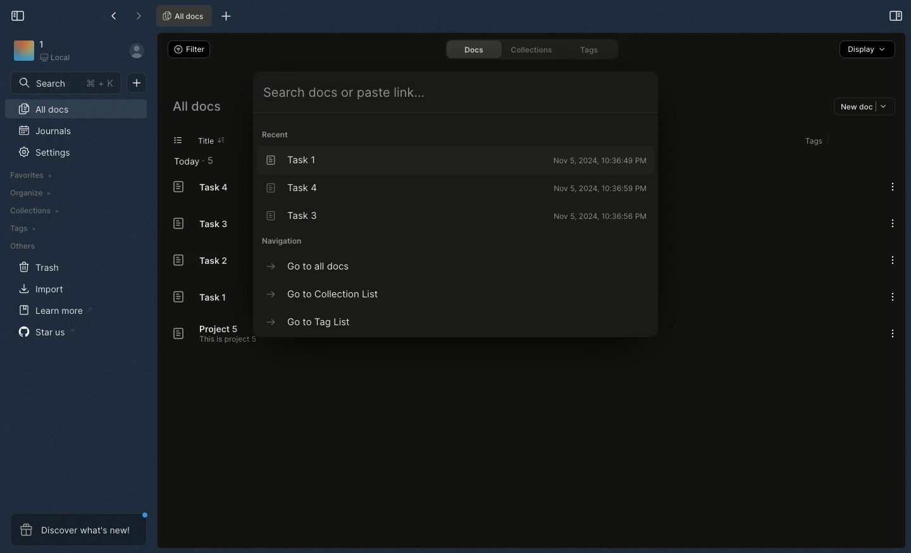 This screenshot has height=553, width=911. Describe the element at coordinates (111, 17) in the screenshot. I see `Back` at that location.